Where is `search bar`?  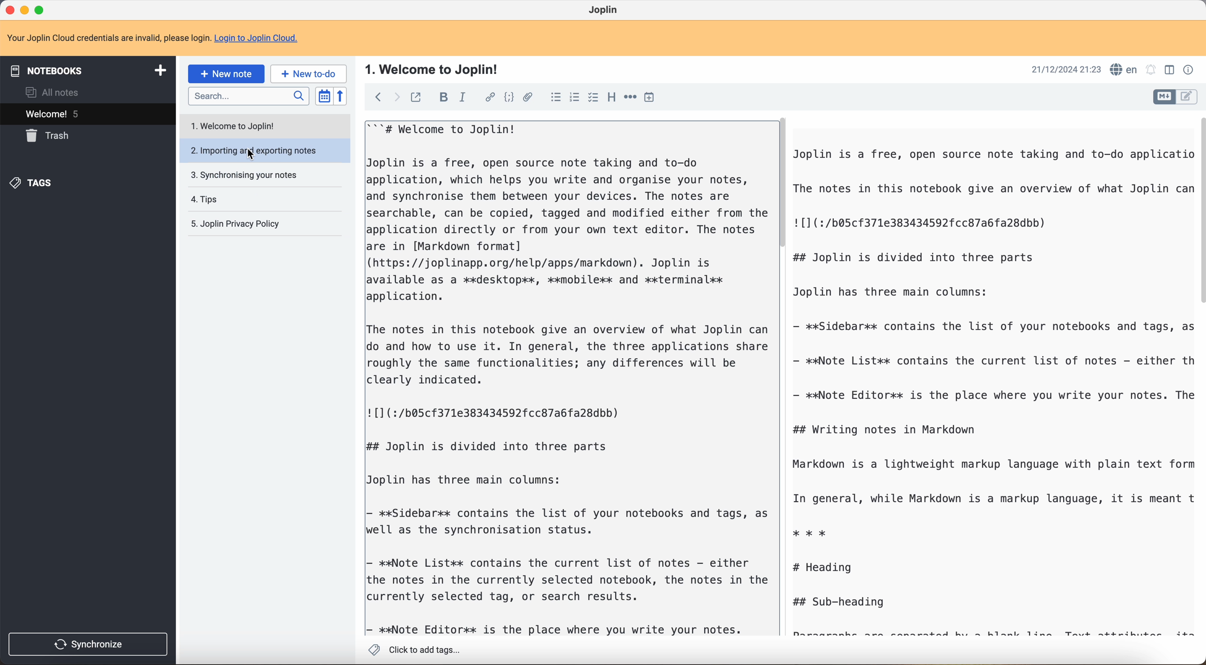
search bar is located at coordinates (248, 95).